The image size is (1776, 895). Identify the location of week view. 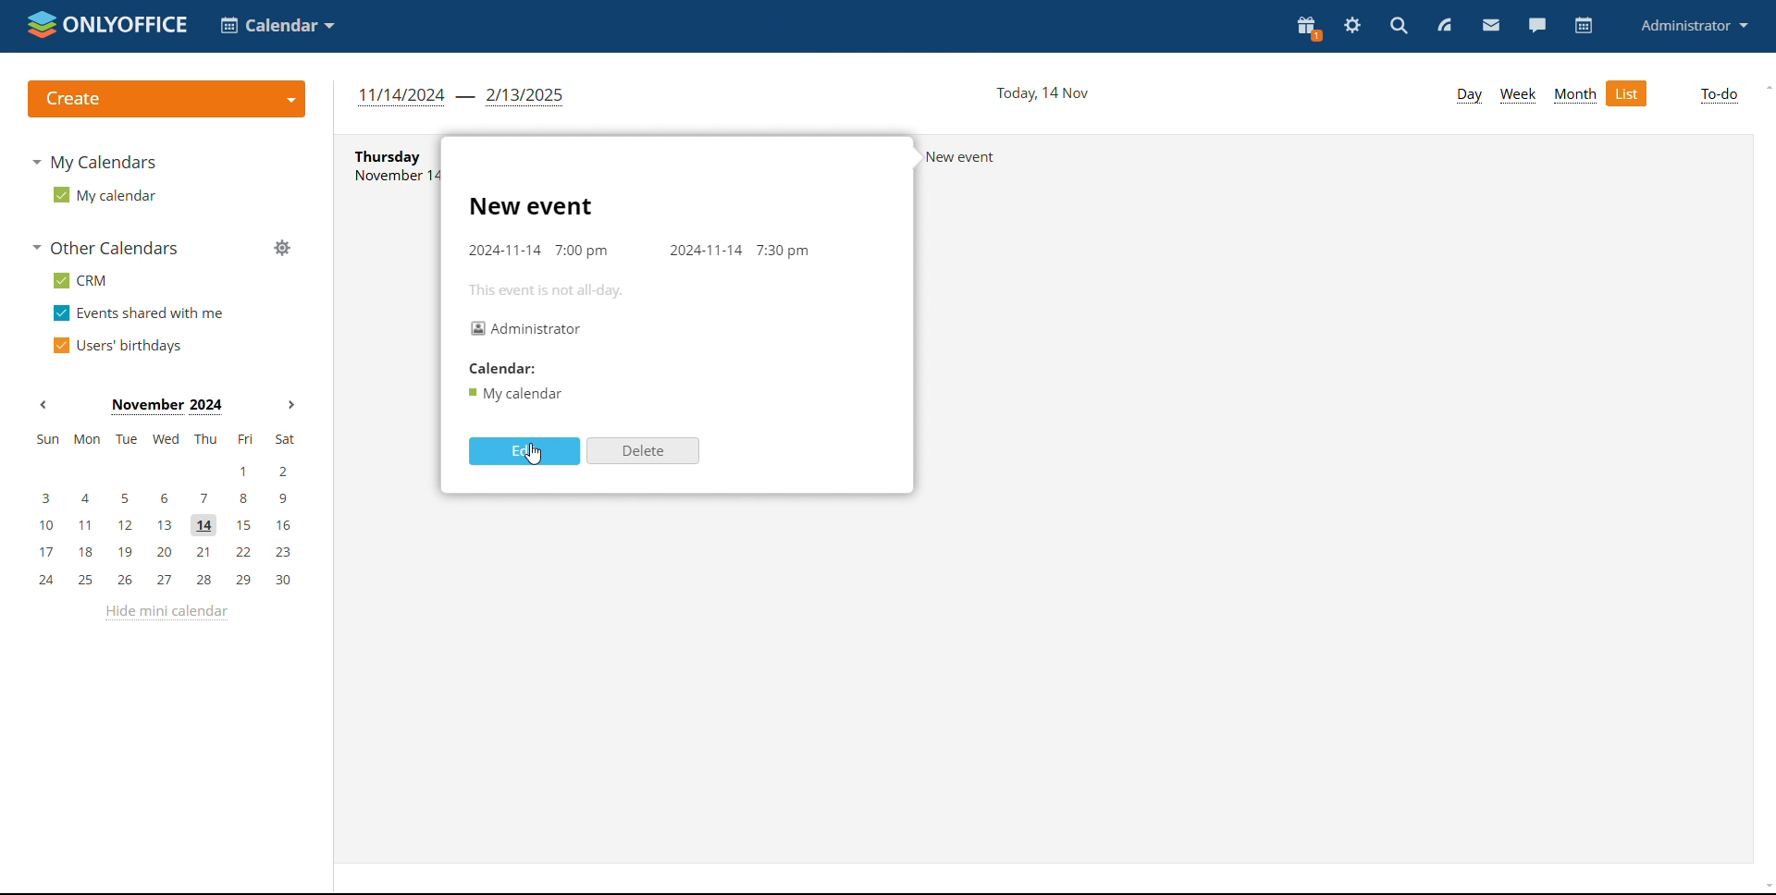
(1518, 94).